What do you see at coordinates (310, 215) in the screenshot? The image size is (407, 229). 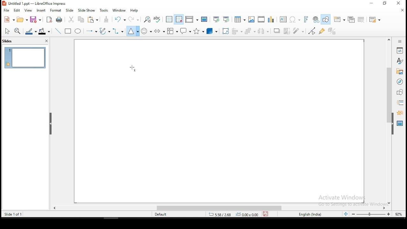 I see `English (India)` at bounding box center [310, 215].